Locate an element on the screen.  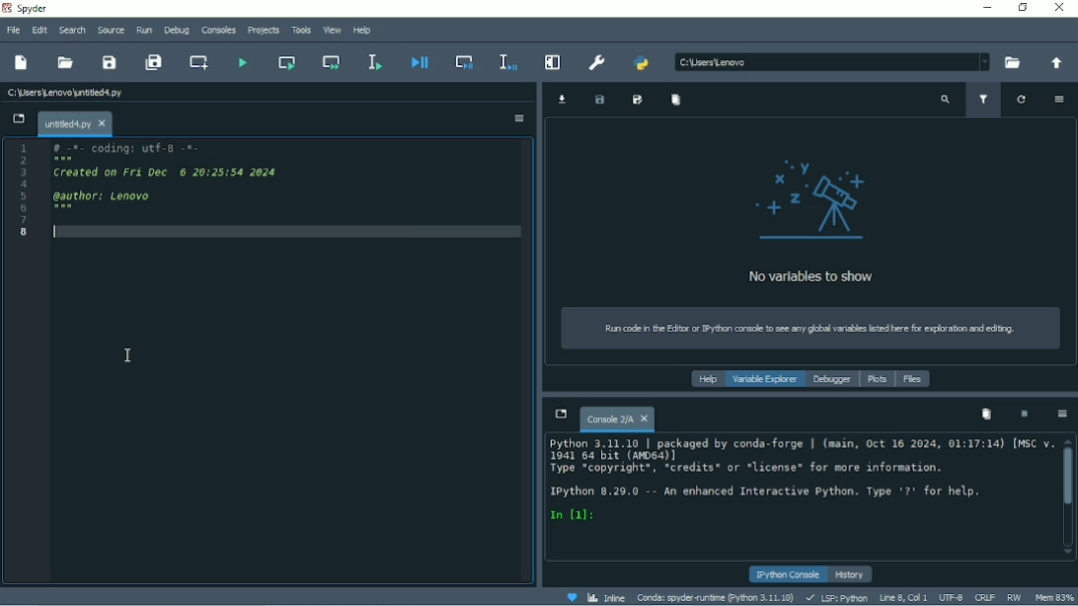
File is located at coordinates (12, 31).